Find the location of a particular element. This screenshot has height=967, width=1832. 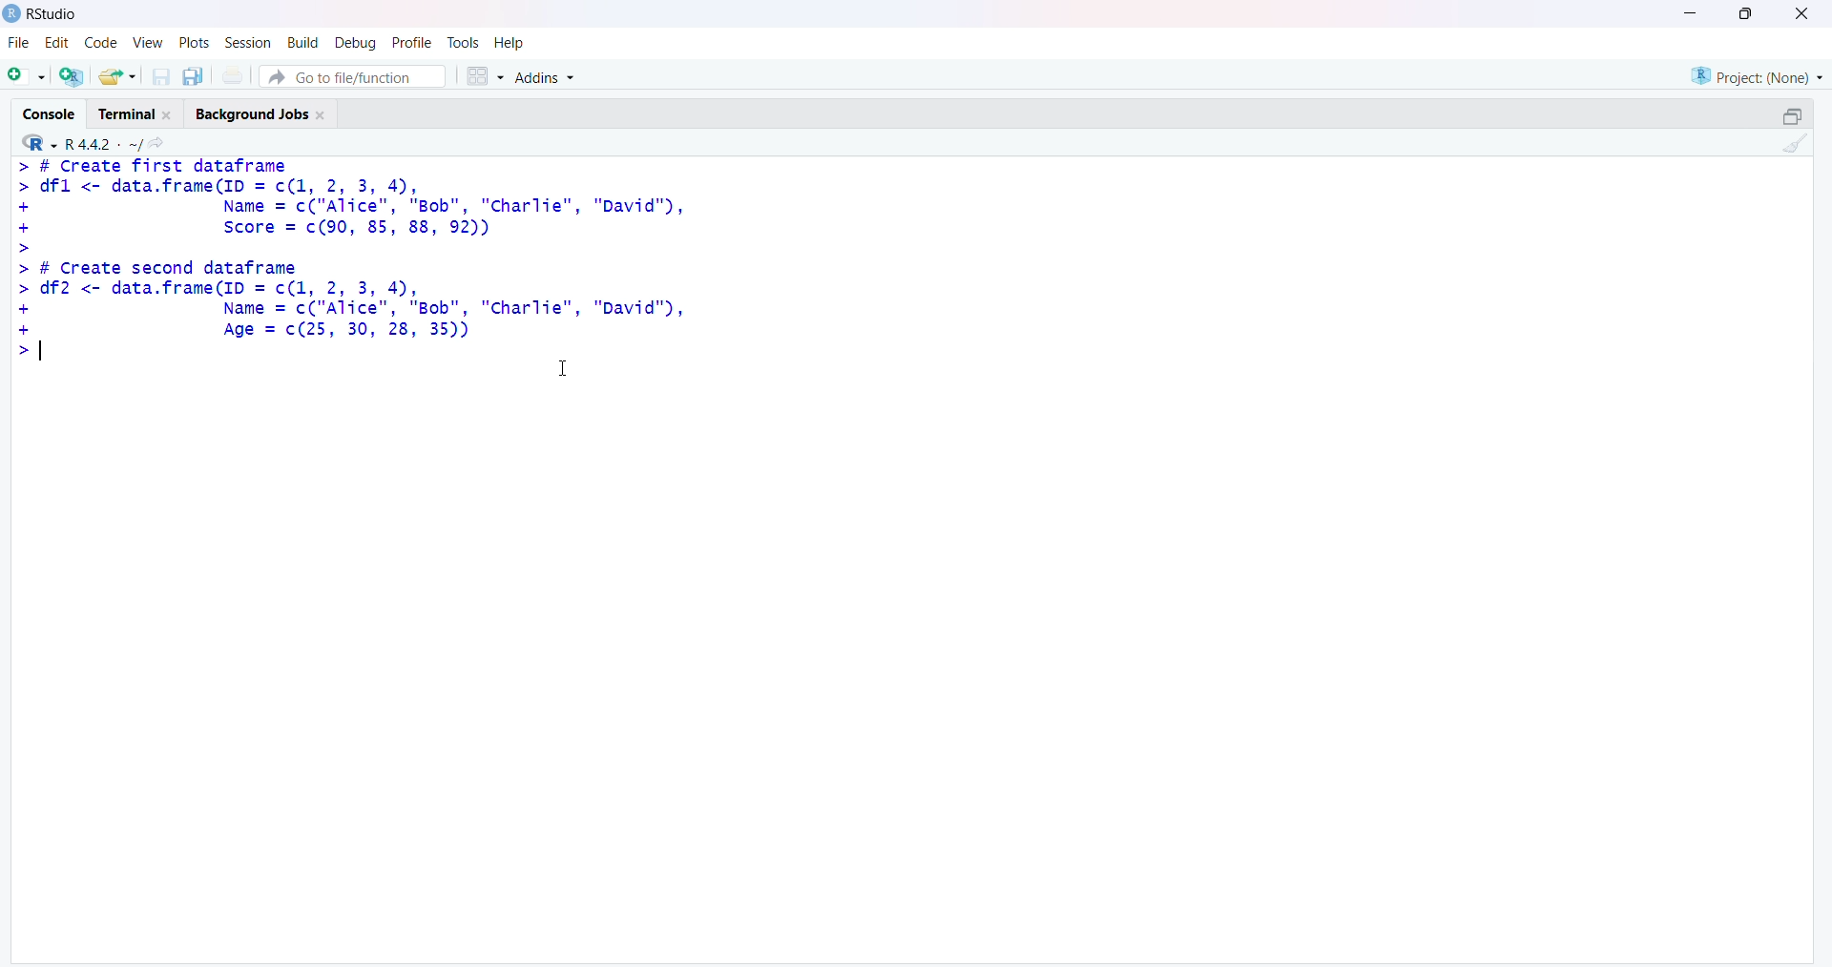

Console is located at coordinates (50, 114).